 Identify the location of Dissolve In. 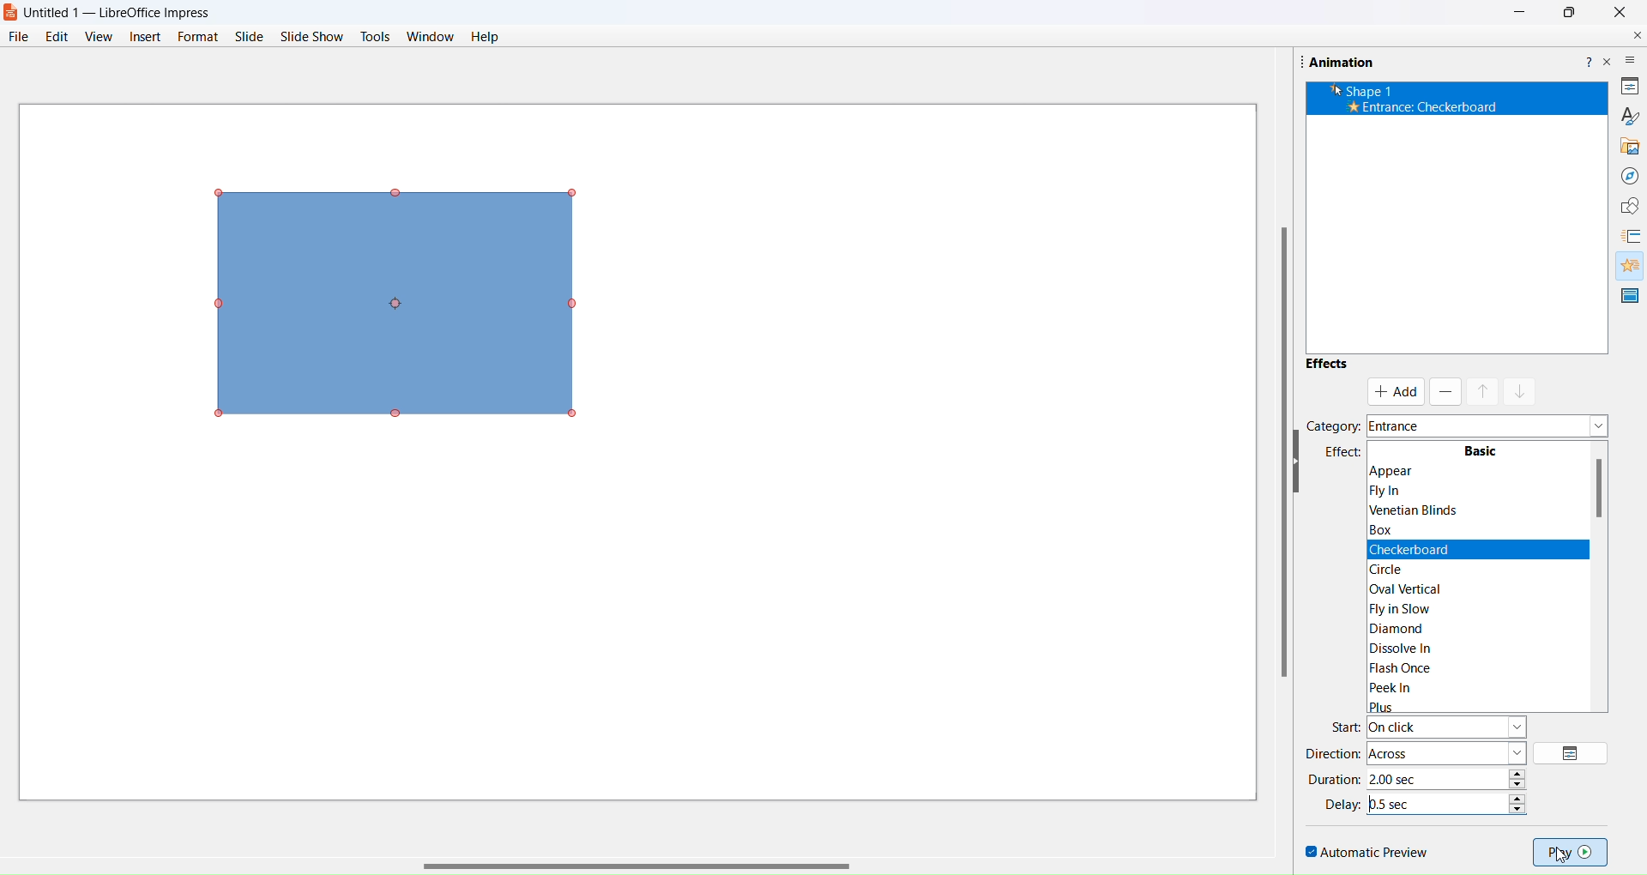
(1412, 646).